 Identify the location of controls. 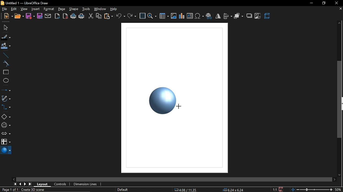
(61, 184).